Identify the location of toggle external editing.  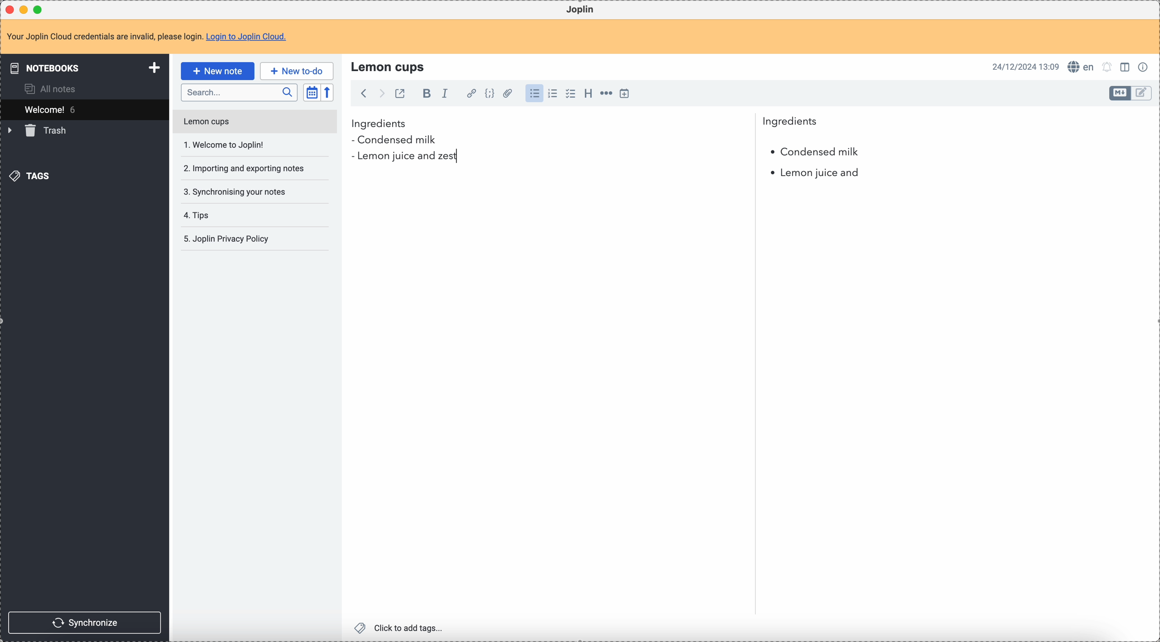
(399, 95).